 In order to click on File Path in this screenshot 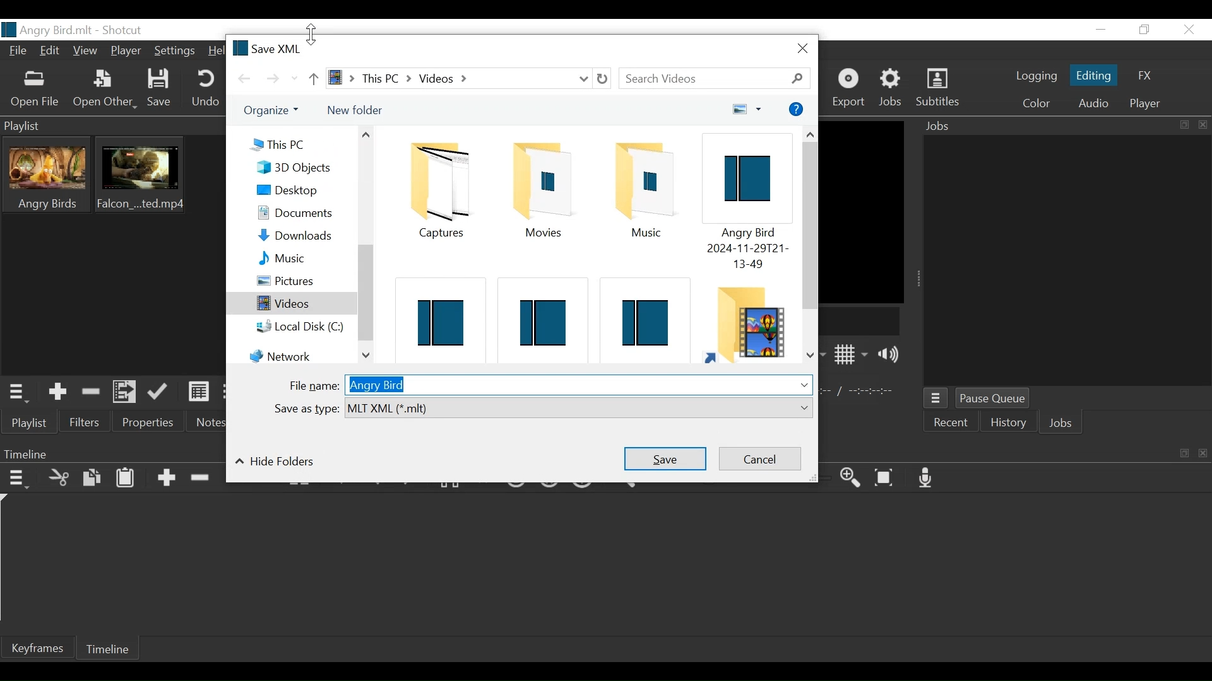, I will do `click(456, 79)`.